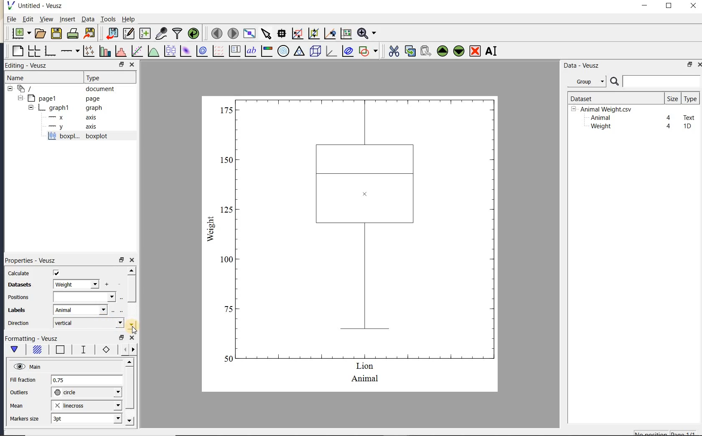 This screenshot has height=436, width=702. What do you see at coordinates (161, 33) in the screenshot?
I see `capture remote data` at bounding box center [161, 33].